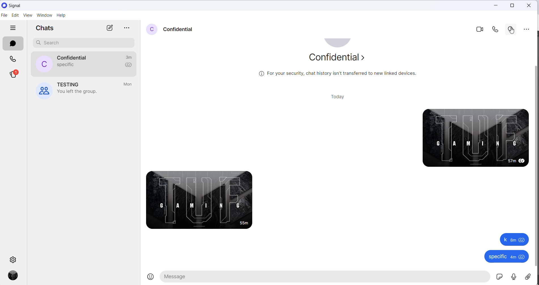 The image size is (539, 285). Describe the element at coordinates (48, 30) in the screenshot. I see `chats heading` at that location.